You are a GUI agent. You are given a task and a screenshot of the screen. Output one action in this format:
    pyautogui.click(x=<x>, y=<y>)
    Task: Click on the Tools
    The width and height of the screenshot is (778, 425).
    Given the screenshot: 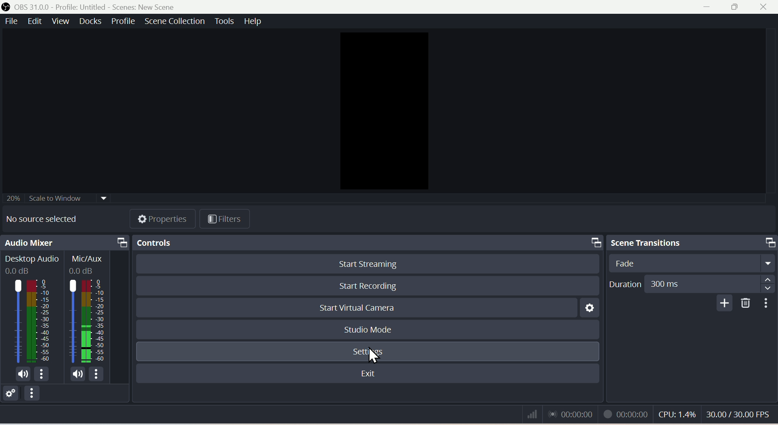 What is the action you would take?
    pyautogui.click(x=224, y=21)
    